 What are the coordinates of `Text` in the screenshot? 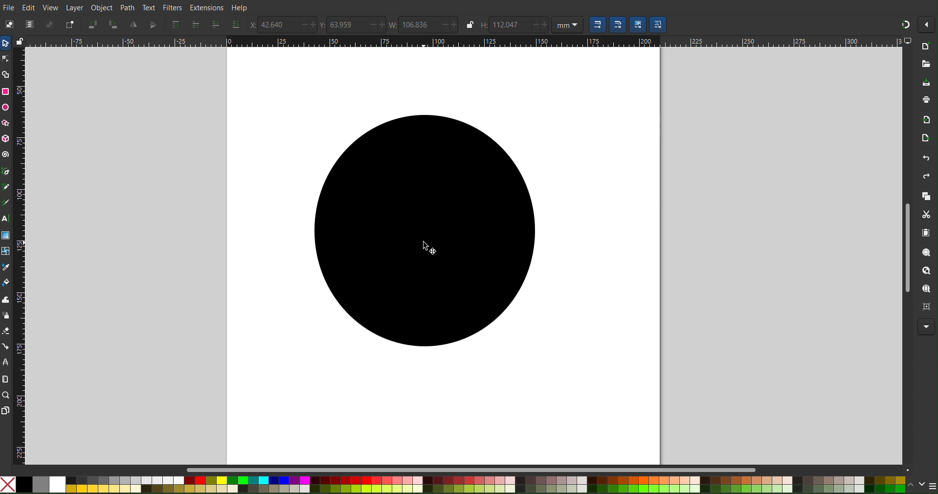 It's located at (150, 7).